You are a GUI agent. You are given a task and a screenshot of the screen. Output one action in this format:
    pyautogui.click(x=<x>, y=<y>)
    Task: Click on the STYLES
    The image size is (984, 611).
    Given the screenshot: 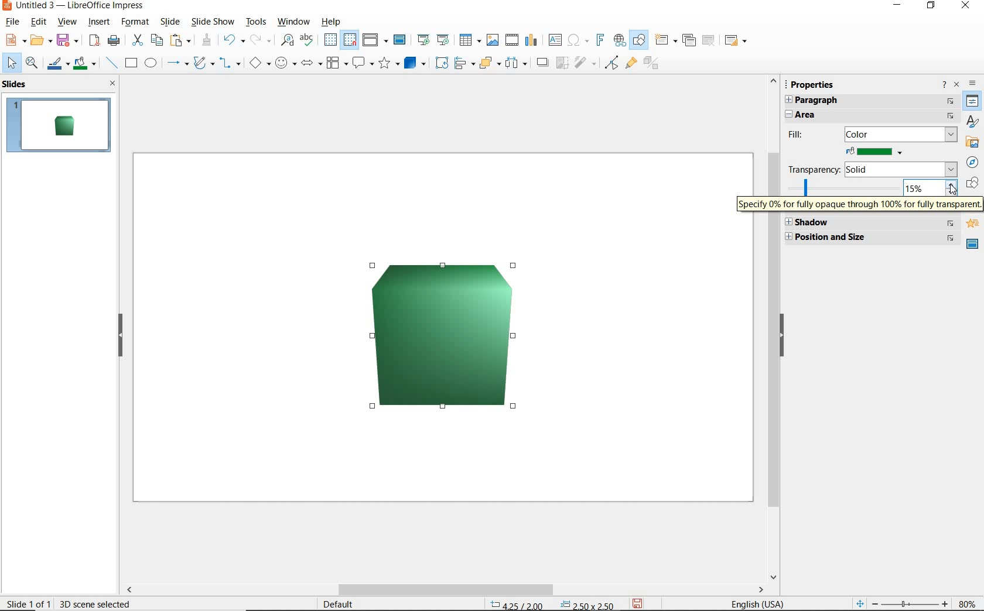 What is the action you would take?
    pyautogui.click(x=972, y=123)
    